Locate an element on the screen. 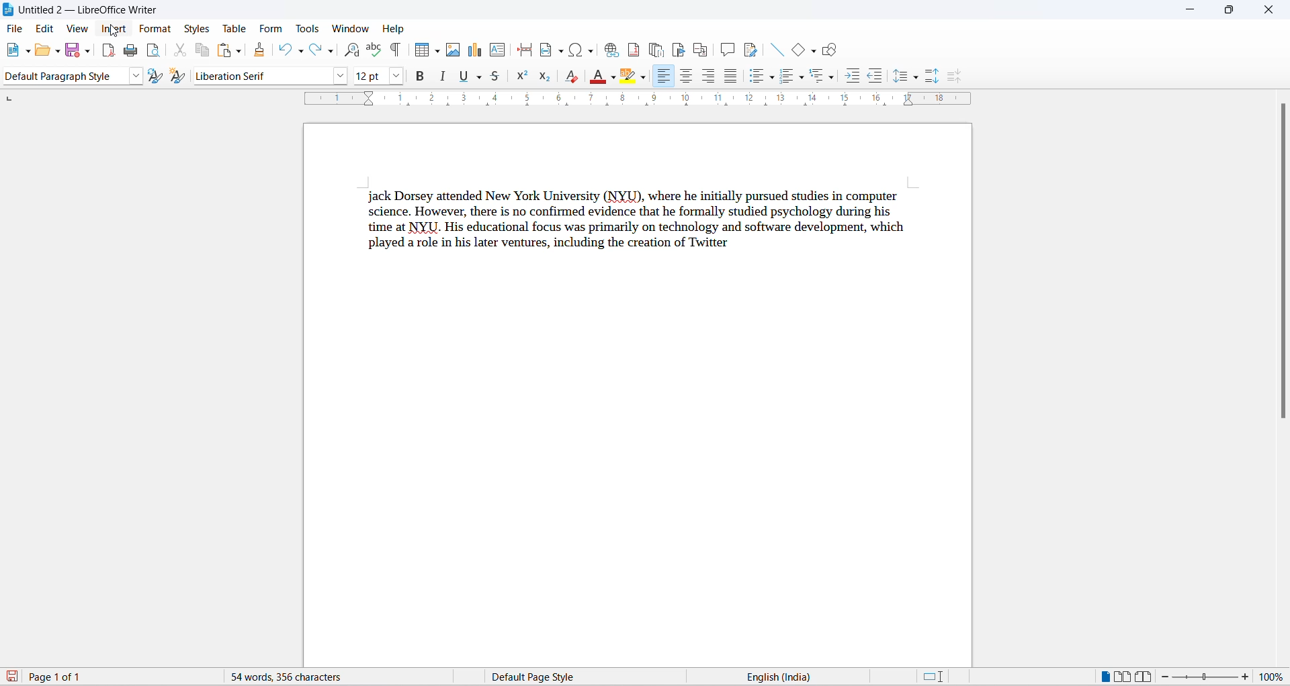  standard selection is located at coordinates (933, 677).